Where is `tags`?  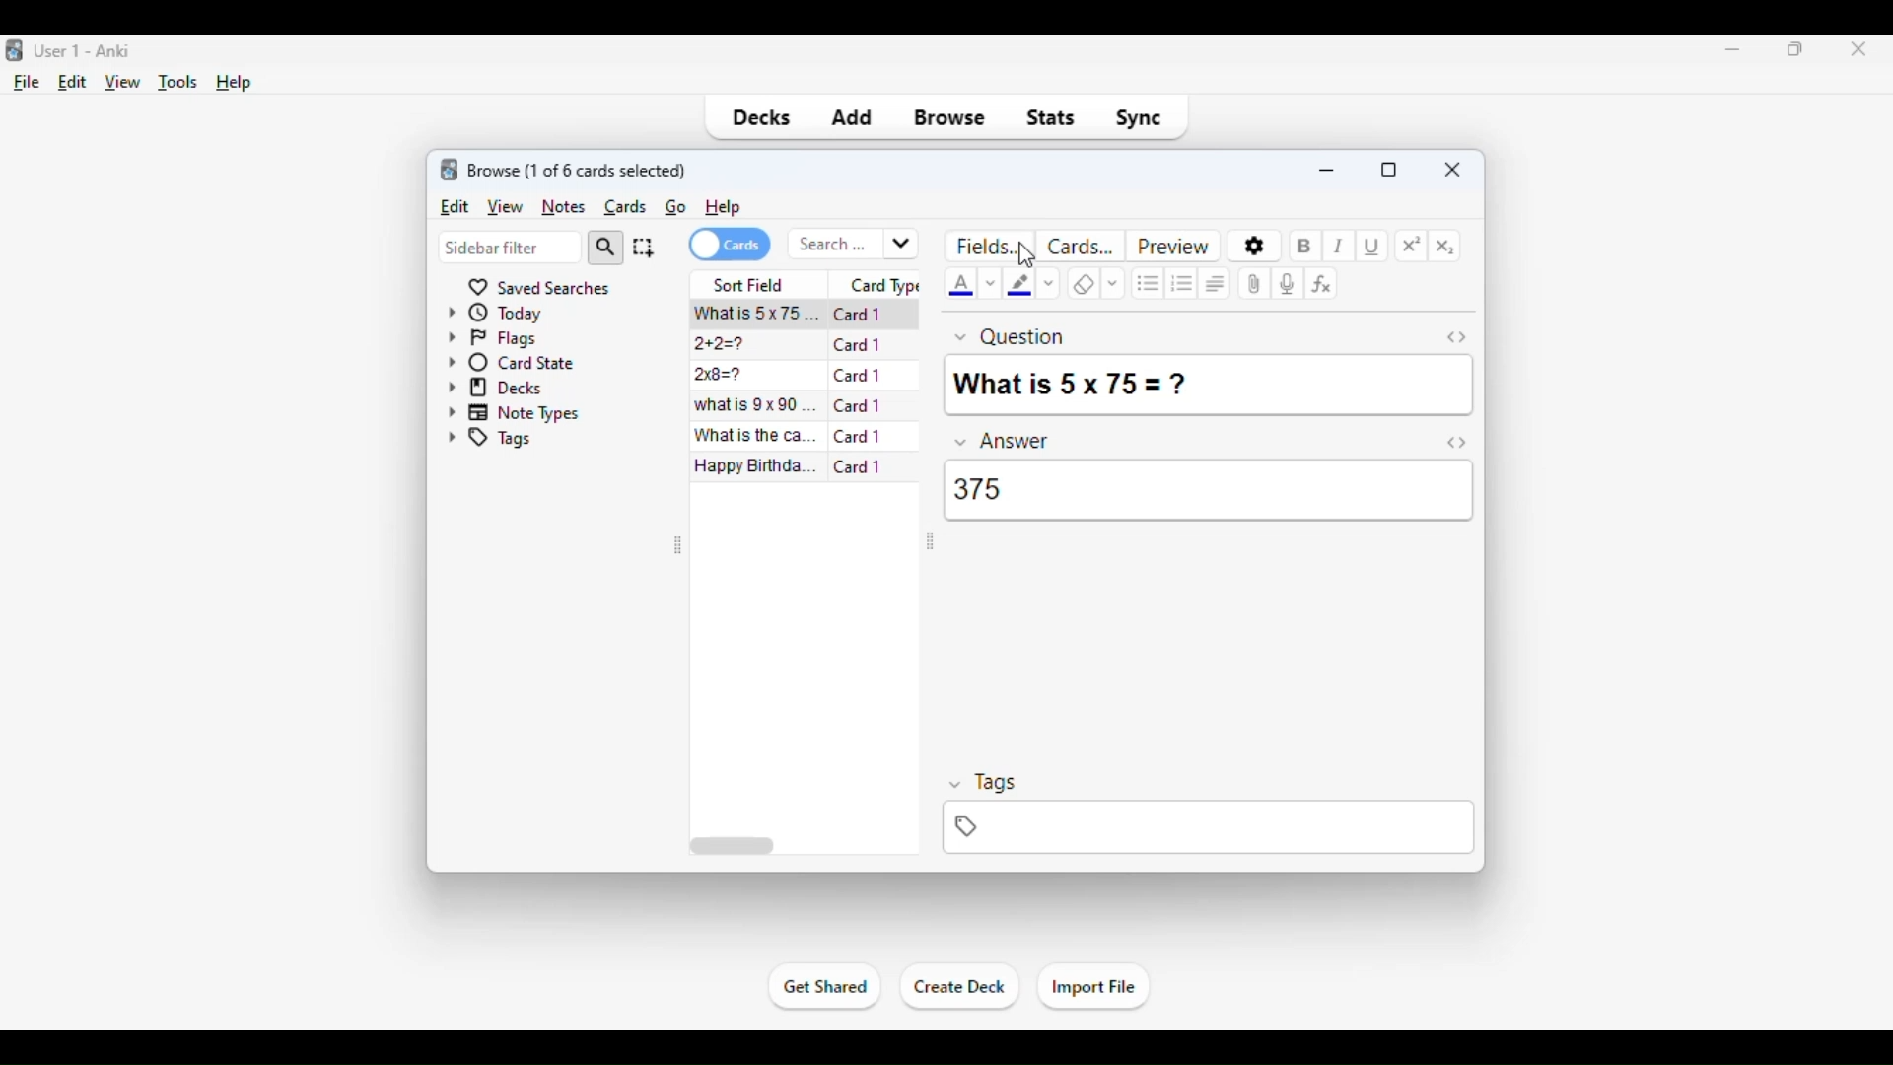
tags is located at coordinates (489, 441).